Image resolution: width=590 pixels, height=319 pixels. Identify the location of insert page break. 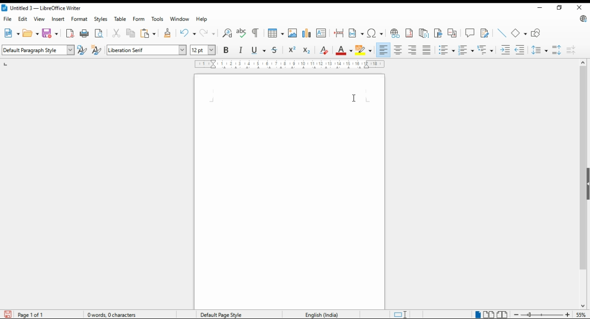
(340, 33).